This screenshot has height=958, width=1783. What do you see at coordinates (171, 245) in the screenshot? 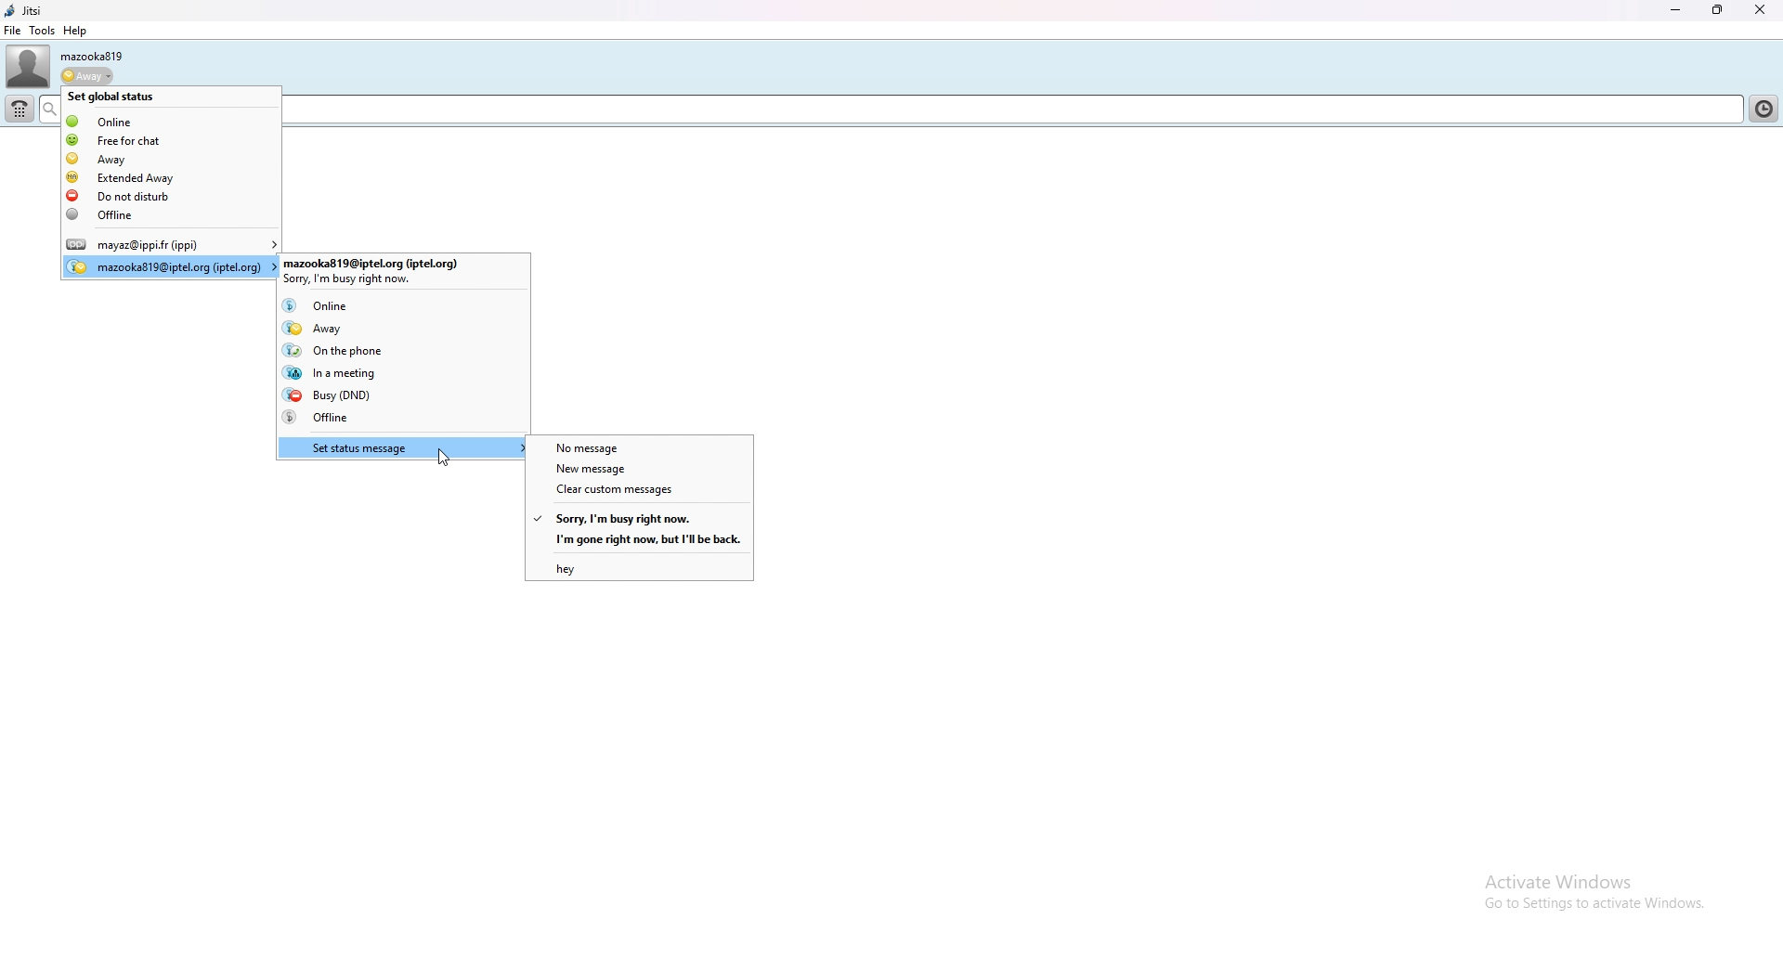
I see `user account` at bounding box center [171, 245].